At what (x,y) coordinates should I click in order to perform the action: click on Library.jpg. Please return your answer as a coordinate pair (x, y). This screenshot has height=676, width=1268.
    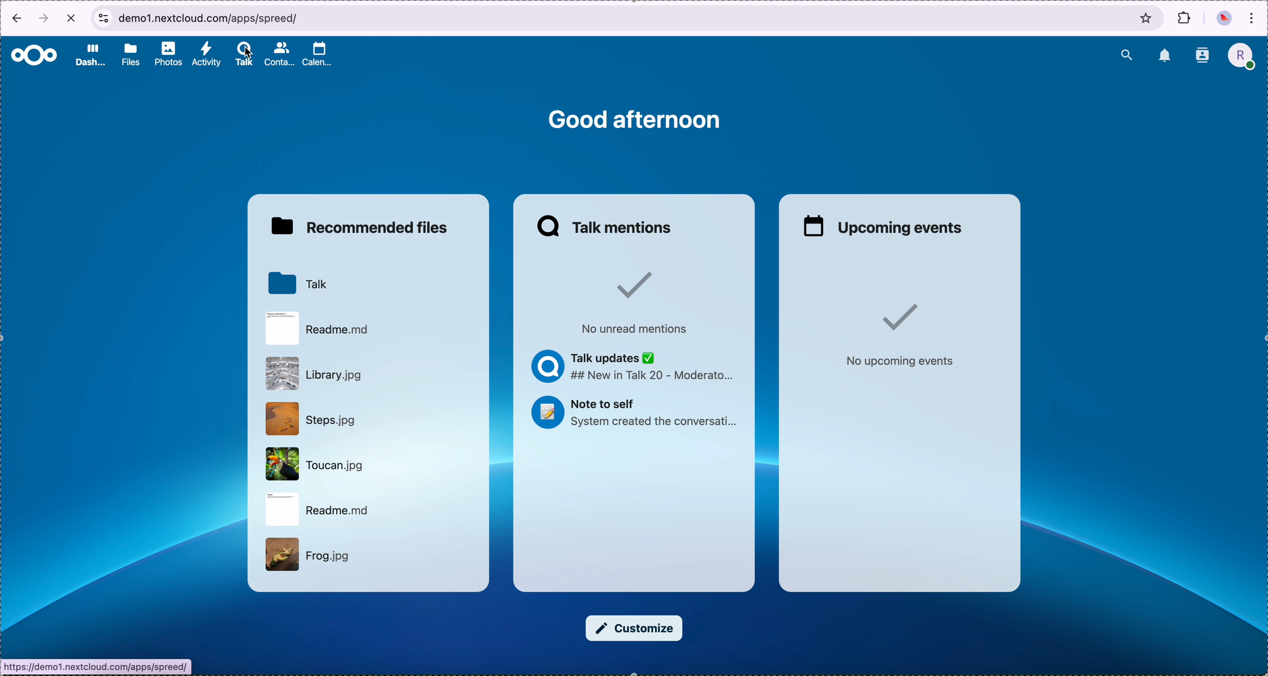
    Looking at the image, I should click on (367, 374).